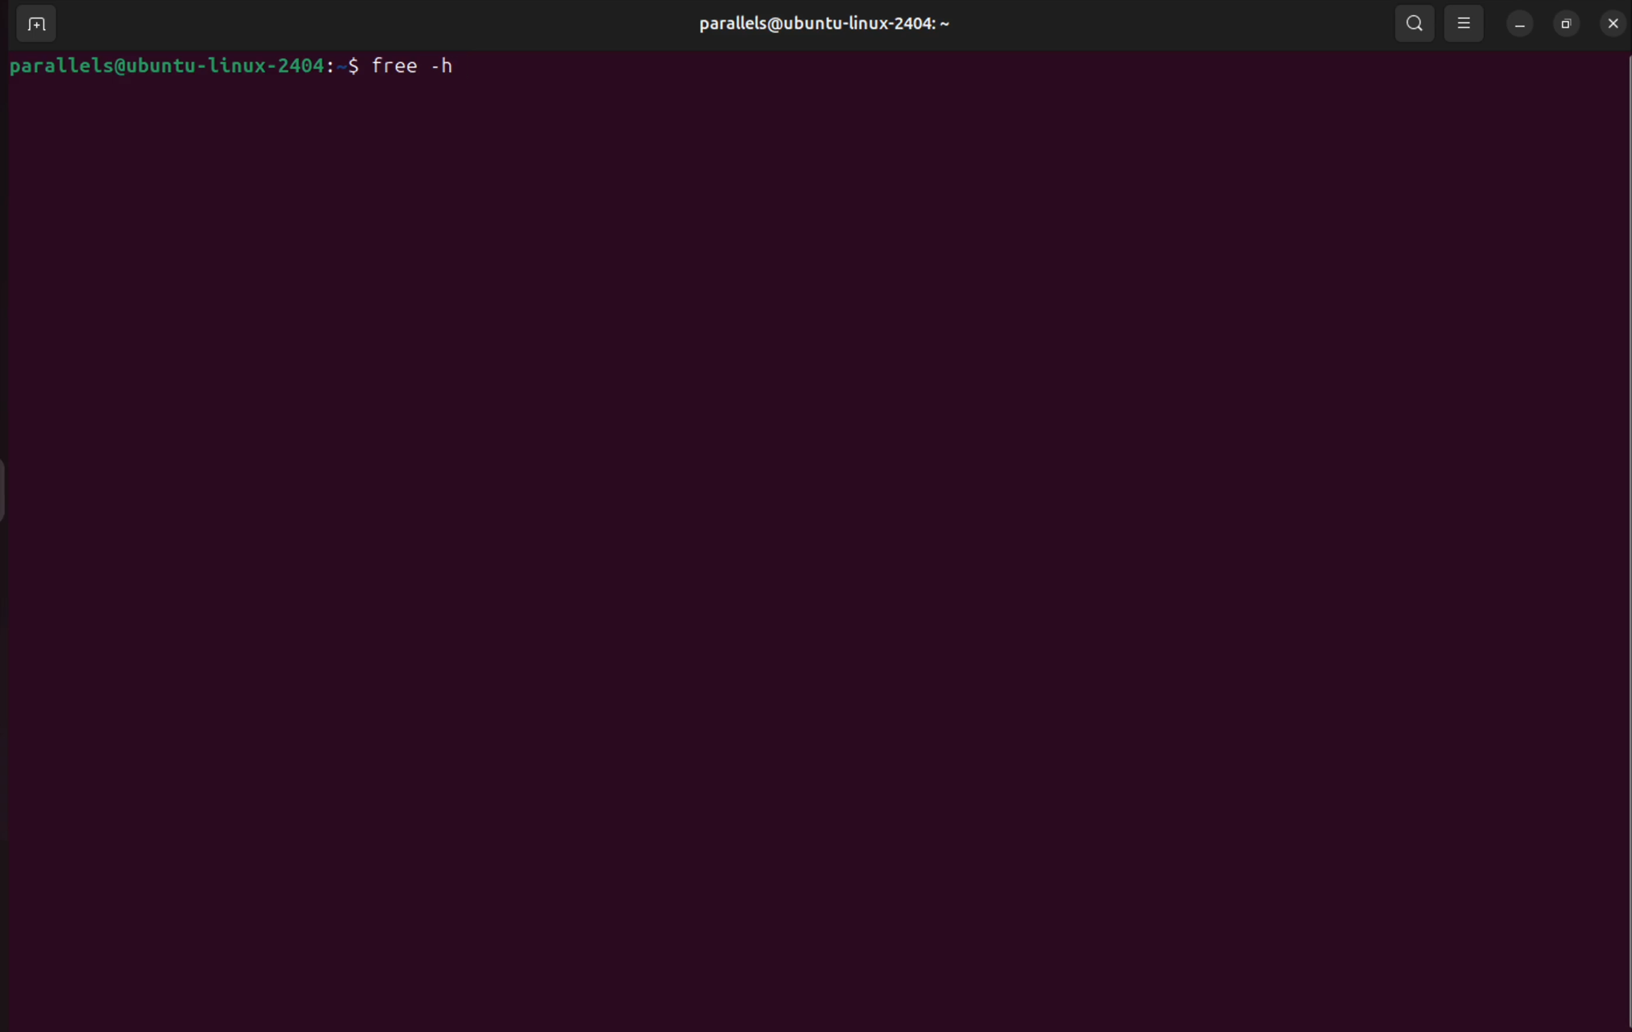  What do you see at coordinates (32, 25) in the screenshot?
I see `add terminal` at bounding box center [32, 25].